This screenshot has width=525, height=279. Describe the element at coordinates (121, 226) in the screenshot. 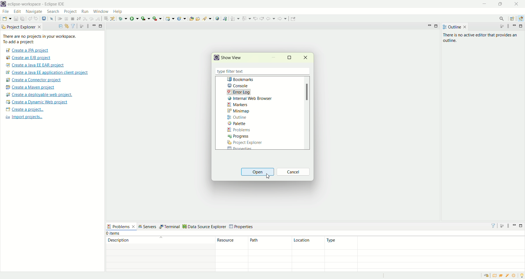

I see `problems` at that location.